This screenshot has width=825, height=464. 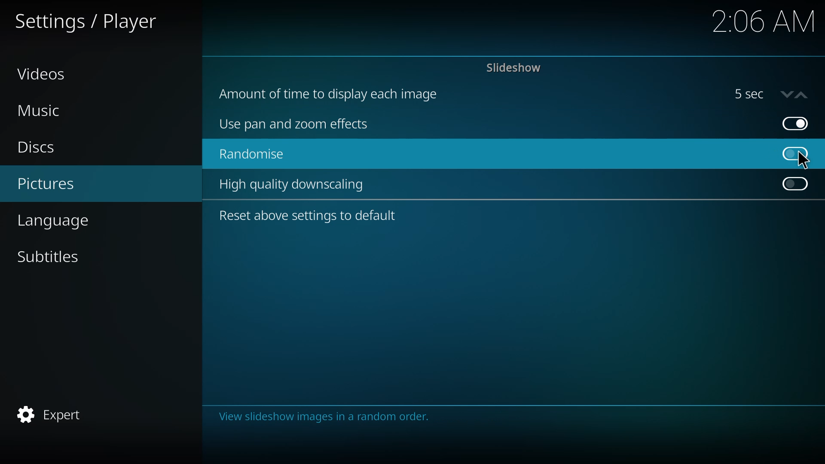 What do you see at coordinates (89, 24) in the screenshot?
I see `settings player` at bounding box center [89, 24].